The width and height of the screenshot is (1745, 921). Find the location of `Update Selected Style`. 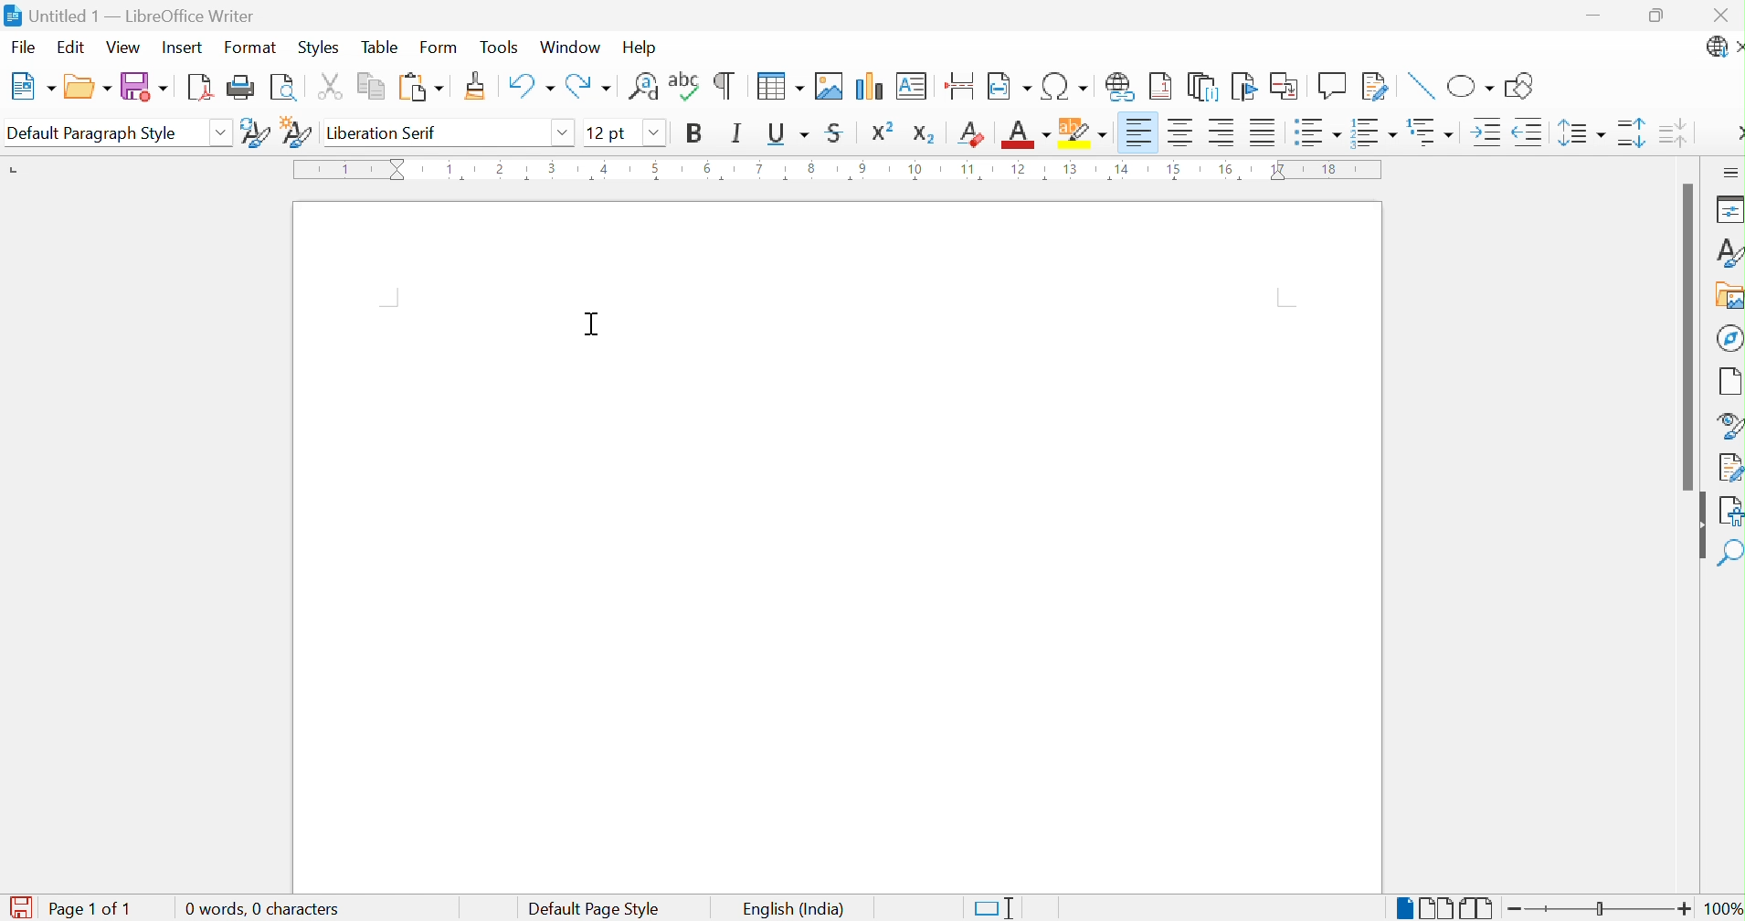

Update Selected Style is located at coordinates (256, 134).